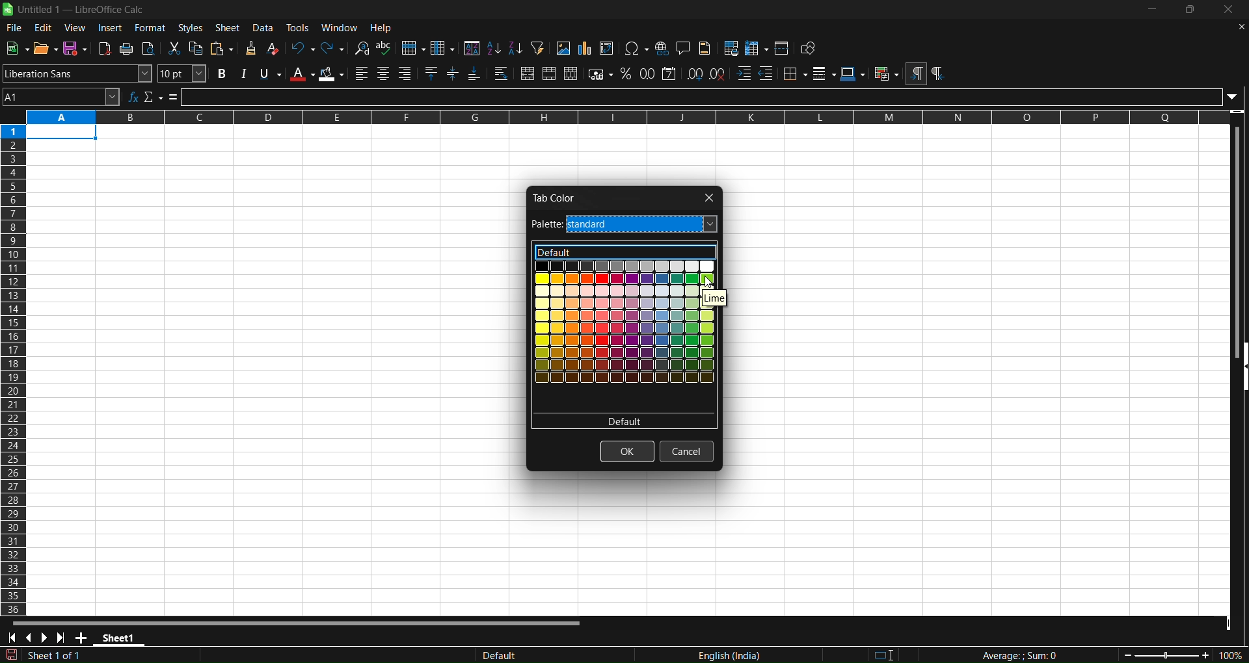 This screenshot has height=663, width=1249. Describe the element at coordinates (550, 74) in the screenshot. I see `merge cells` at that location.